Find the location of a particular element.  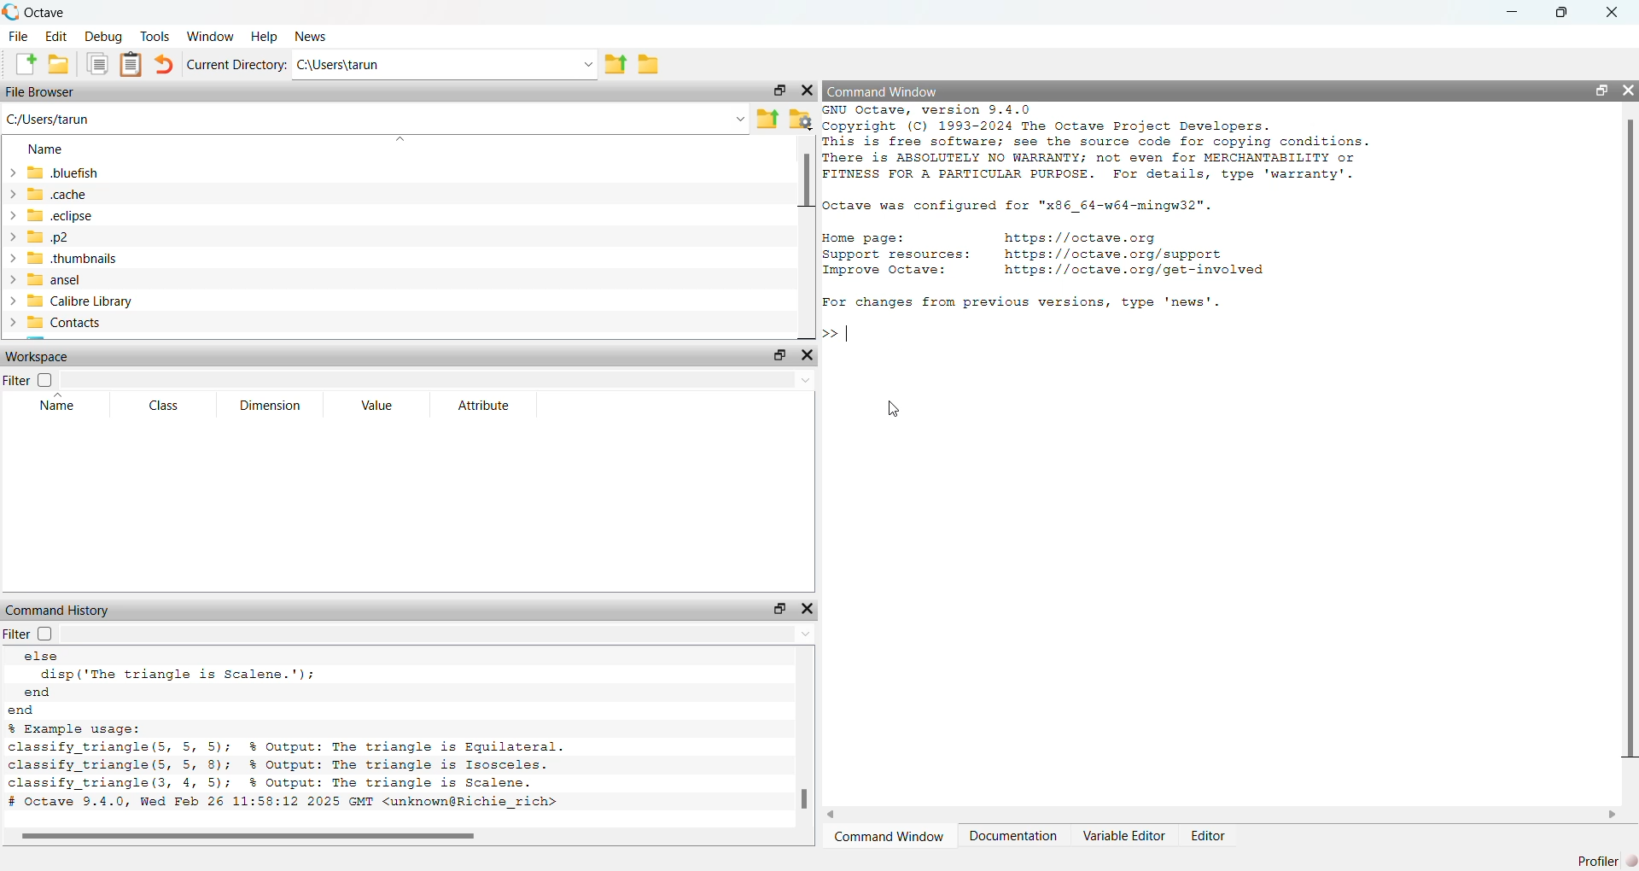

unlock widget is located at coordinates (776, 608).